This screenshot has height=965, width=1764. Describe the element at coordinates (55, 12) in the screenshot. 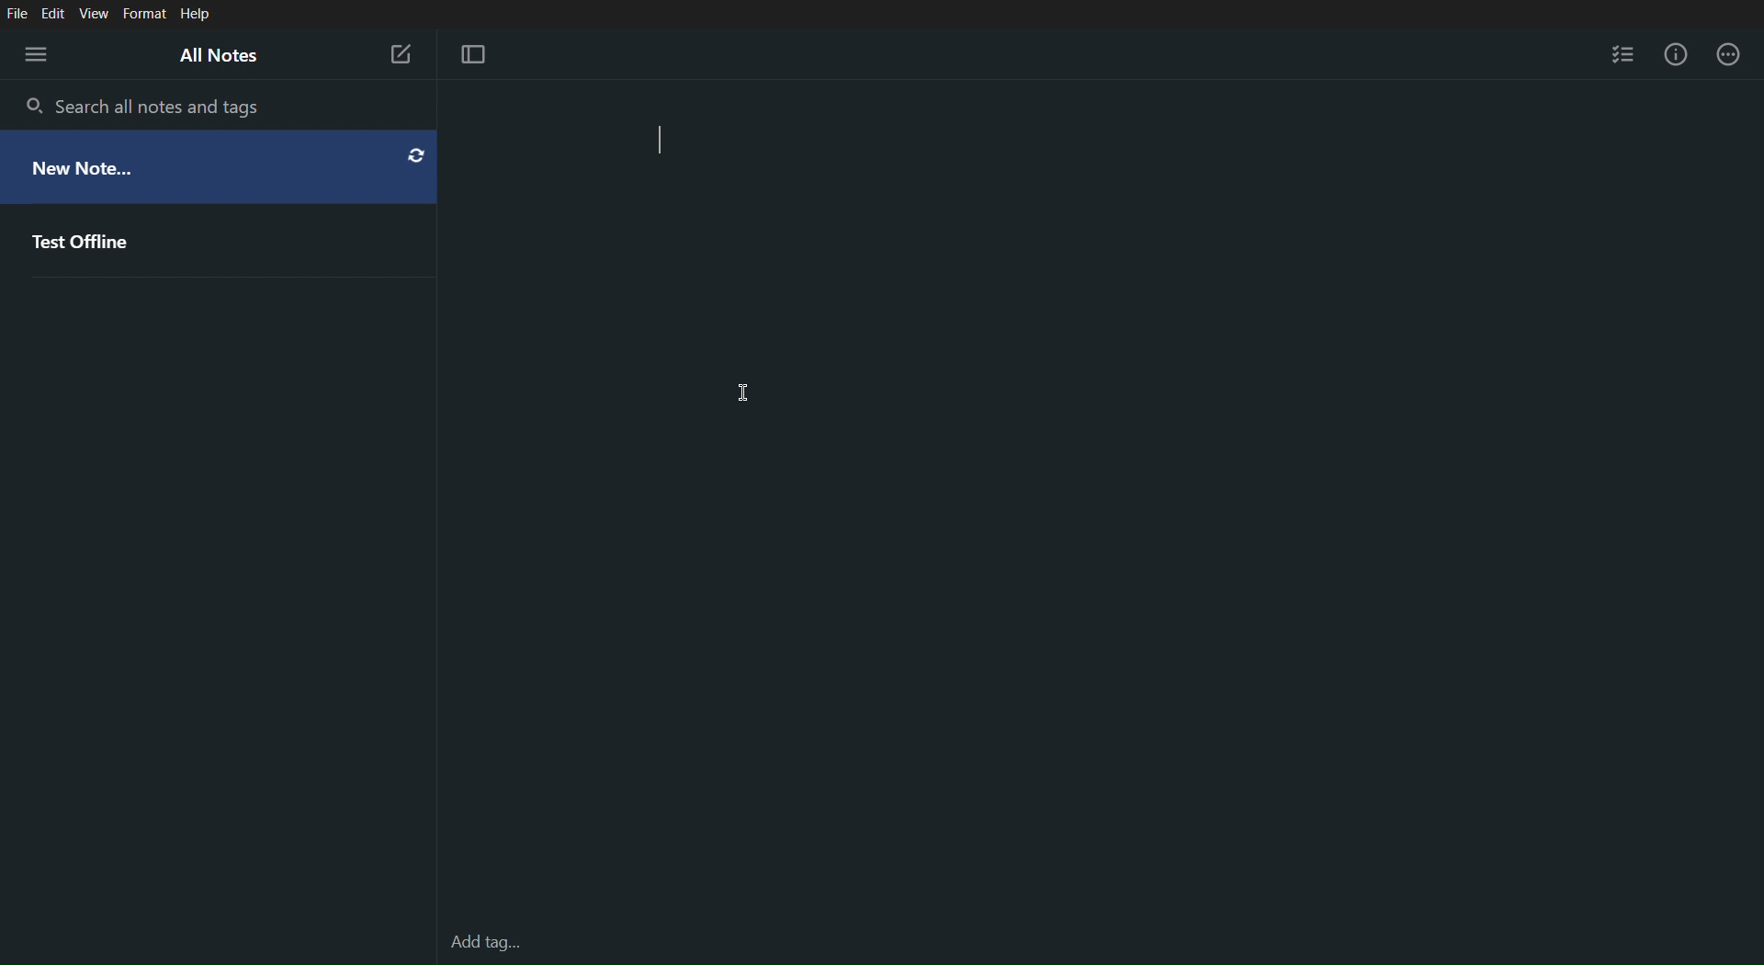

I see `Edit` at that location.